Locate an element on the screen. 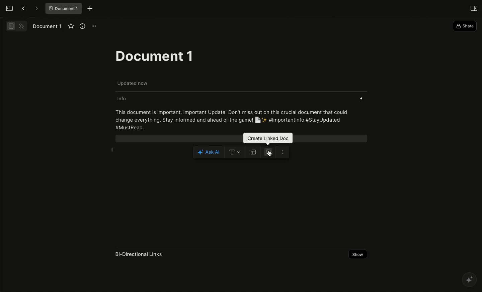 This screenshot has height=292, width=482. Back is located at coordinates (21, 8).